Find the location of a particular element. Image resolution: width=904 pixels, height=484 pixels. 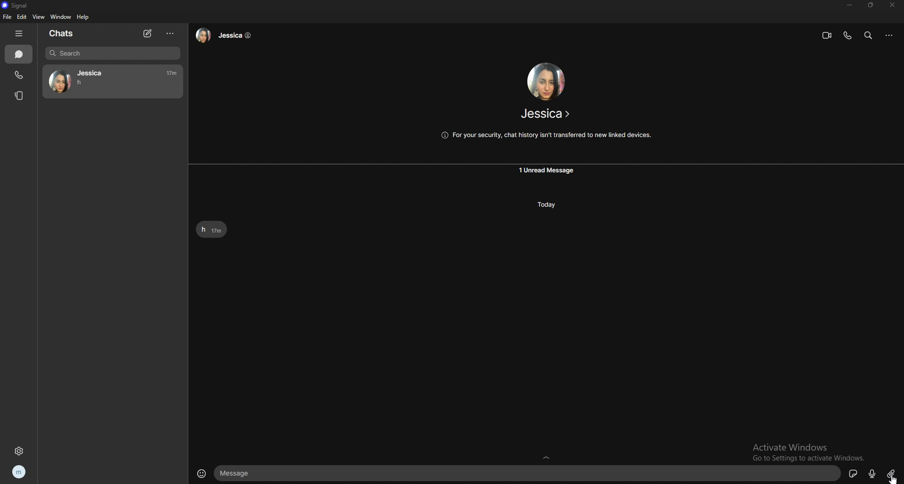

options is located at coordinates (170, 34).